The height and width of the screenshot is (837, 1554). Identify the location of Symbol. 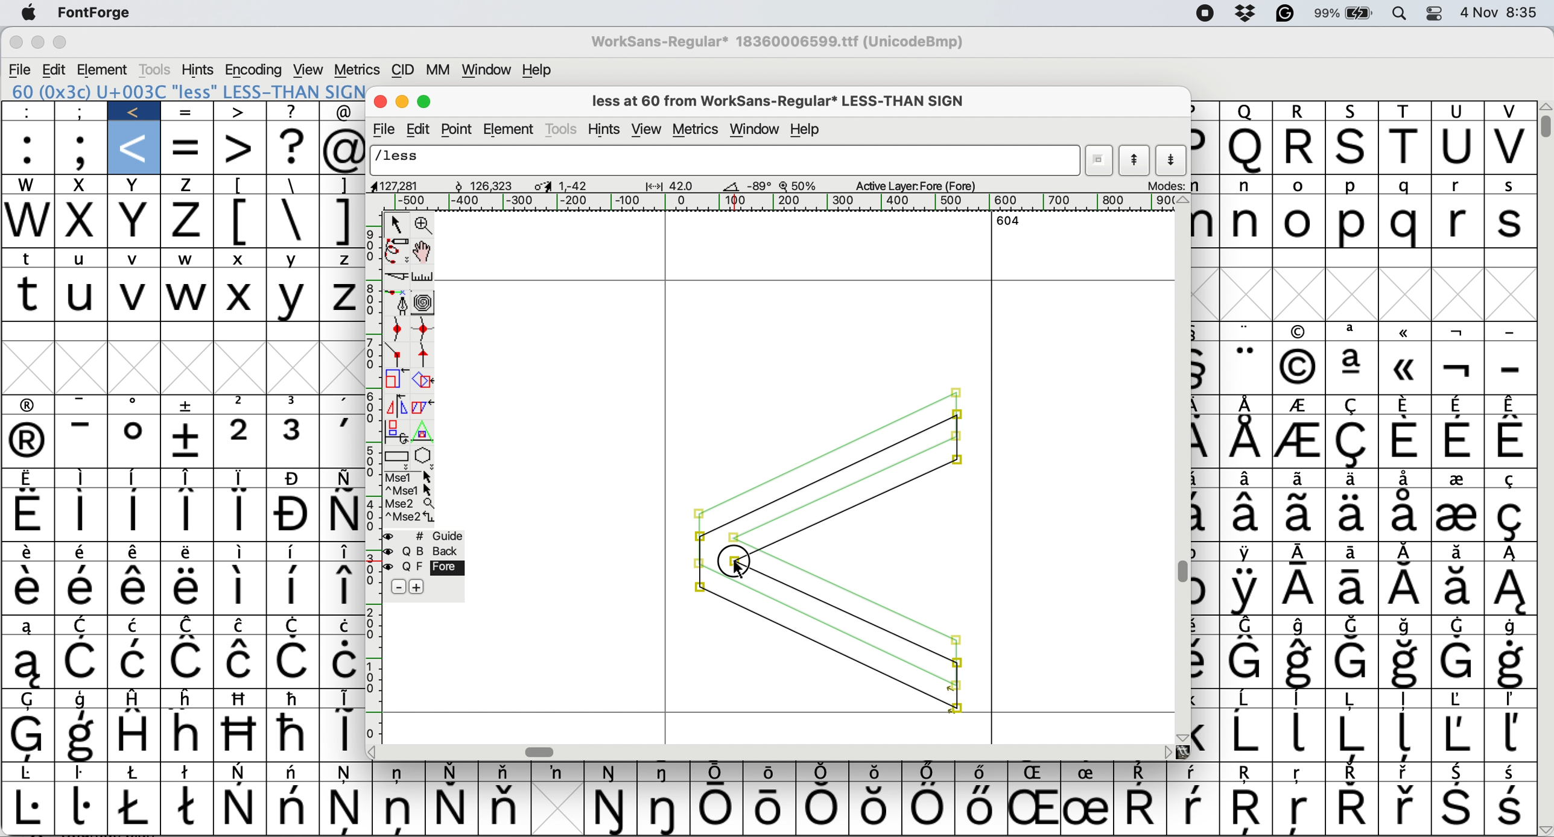
(930, 772).